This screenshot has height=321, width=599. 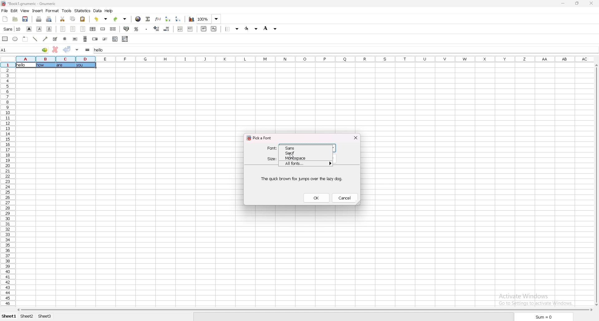 What do you see at coordinates (40, 19) in the screenshot?
I see `print` at bounding box center [40, 19].